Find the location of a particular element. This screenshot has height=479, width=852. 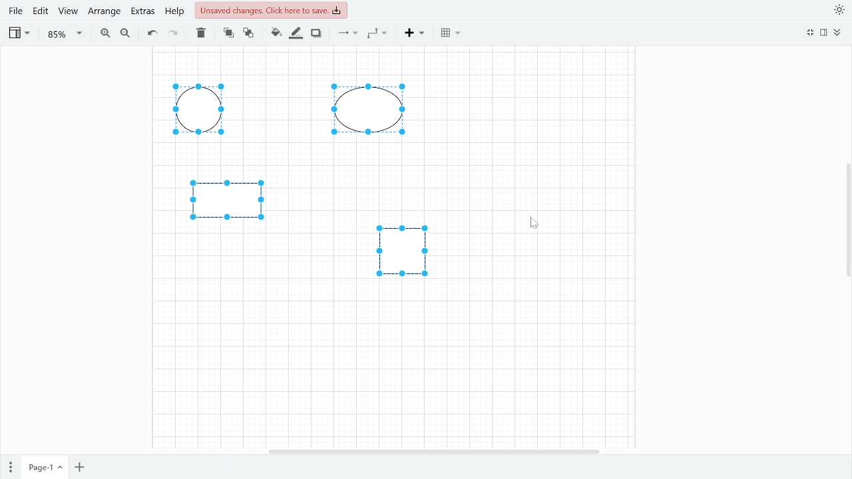

Table is located at coordinates (452, 33).